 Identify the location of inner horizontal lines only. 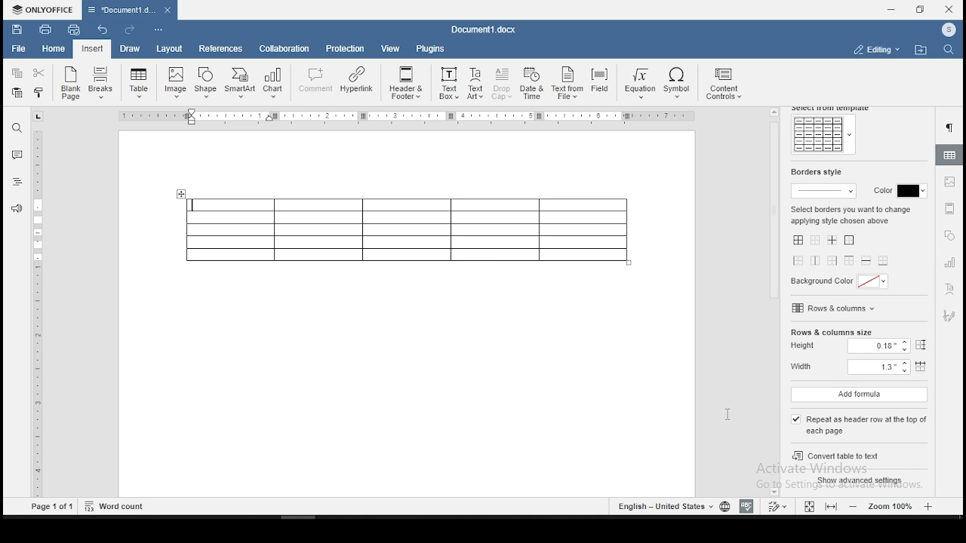
(866, 262).